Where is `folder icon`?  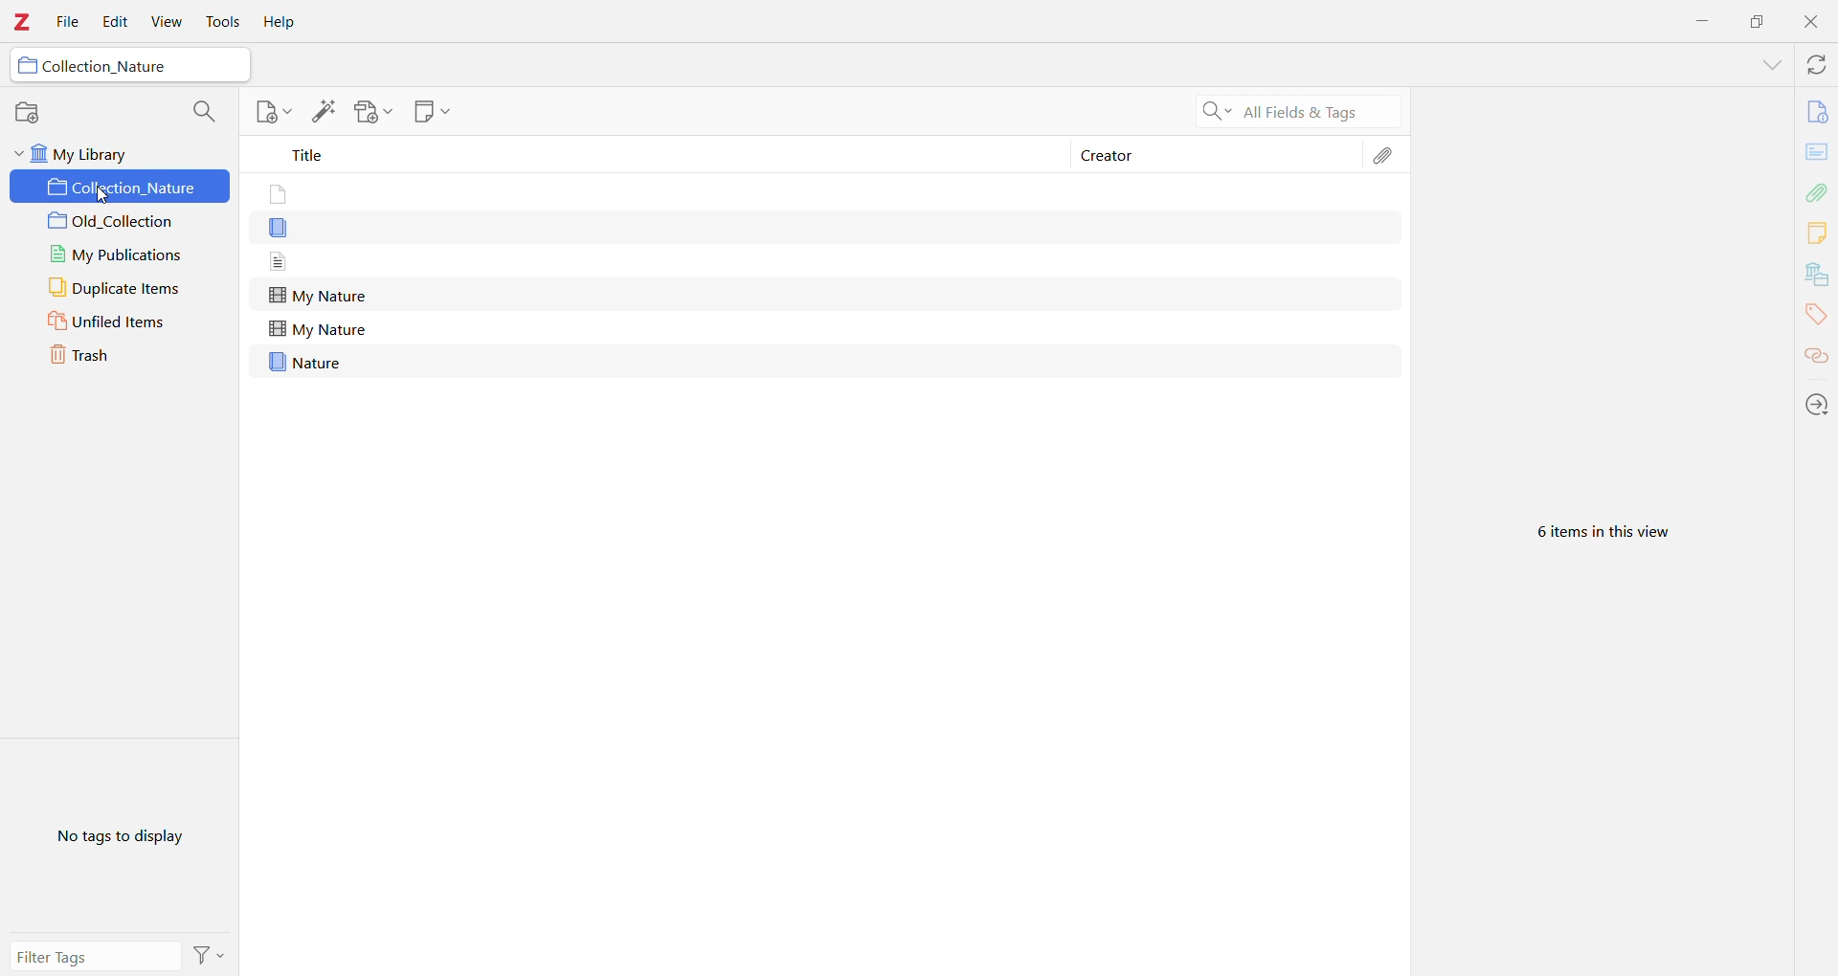
folder icon is located at coordinates (25, 67).